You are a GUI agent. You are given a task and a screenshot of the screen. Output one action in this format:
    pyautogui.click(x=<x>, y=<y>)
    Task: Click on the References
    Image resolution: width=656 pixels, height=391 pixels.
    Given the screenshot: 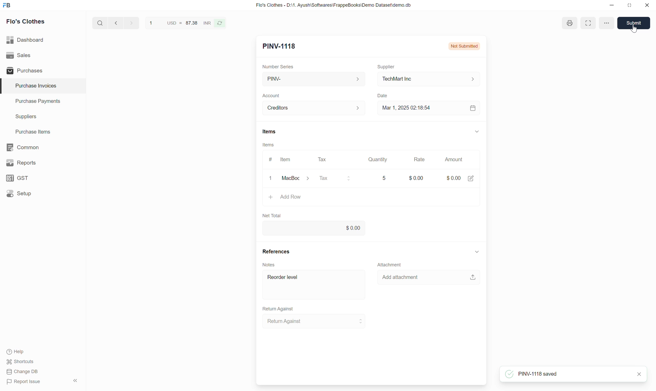 What is the action you would take?
    pyautogui.click(x=276, y=251)
    